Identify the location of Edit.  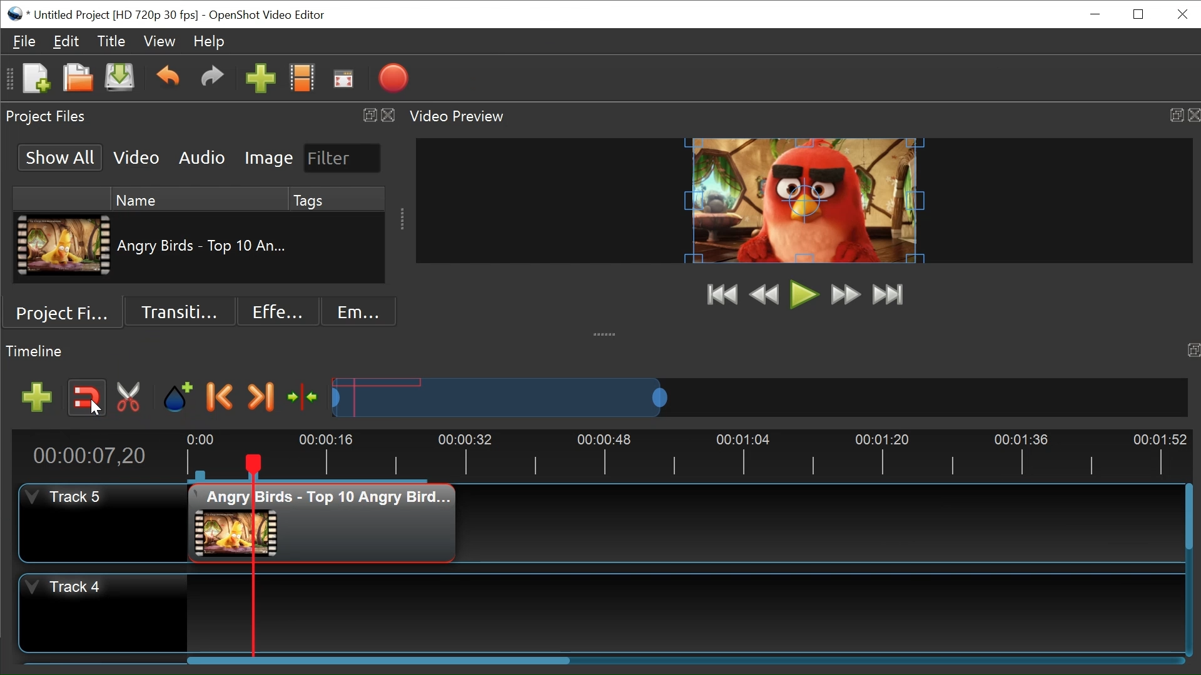
(66, 41).